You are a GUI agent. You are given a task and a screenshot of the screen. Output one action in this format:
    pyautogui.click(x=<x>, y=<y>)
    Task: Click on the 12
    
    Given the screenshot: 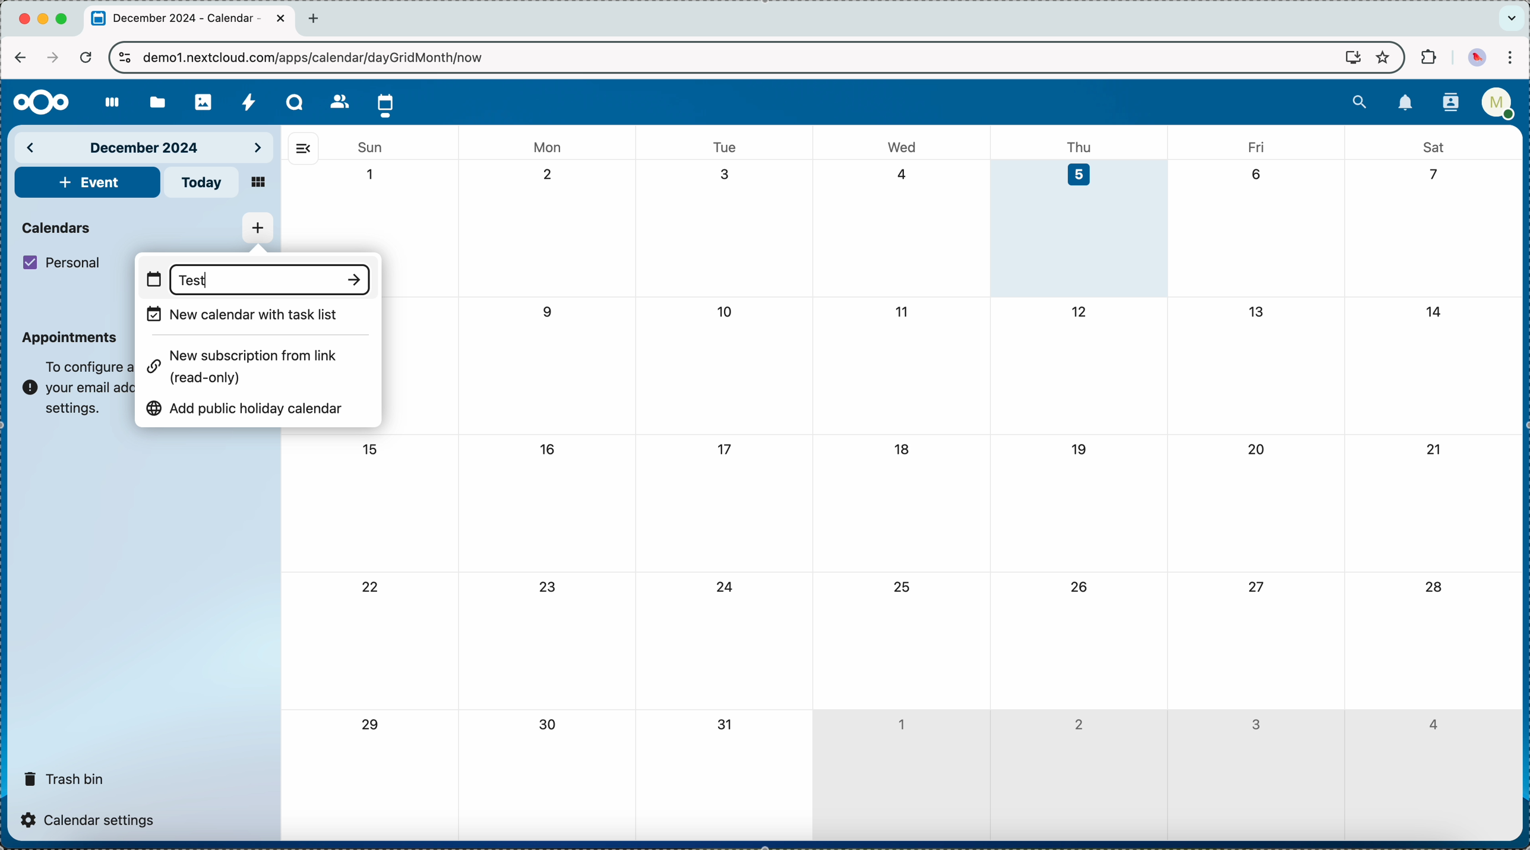 What is the action you would take?
    pyautogui.click(x=1080, y=312)
    